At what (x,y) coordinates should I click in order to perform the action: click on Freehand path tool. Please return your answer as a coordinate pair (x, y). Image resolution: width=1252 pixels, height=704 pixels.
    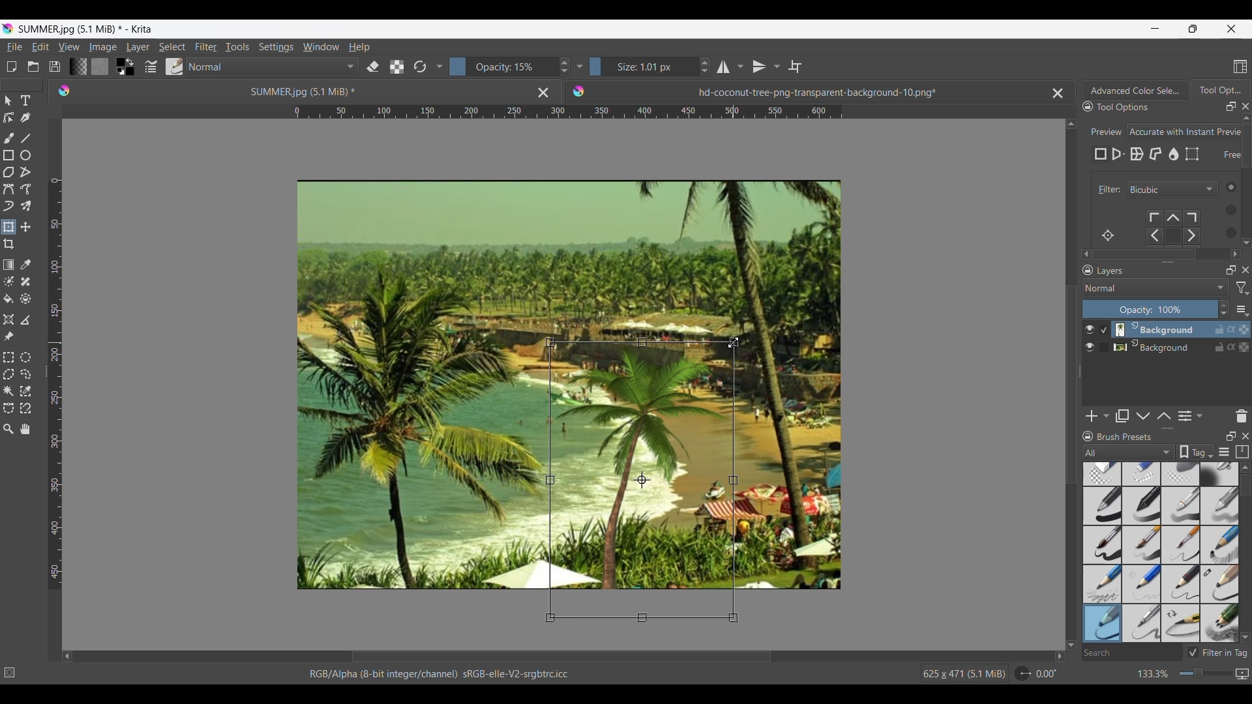
    Looking at the image, I should click on (25, 189).